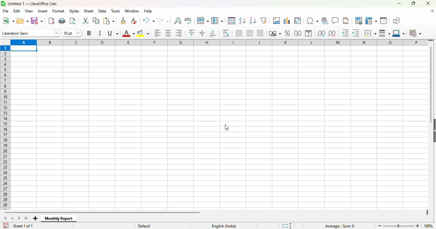 The width and height of the screenshot is (436, 229). I want to click on align bottom, so click(213, 33).